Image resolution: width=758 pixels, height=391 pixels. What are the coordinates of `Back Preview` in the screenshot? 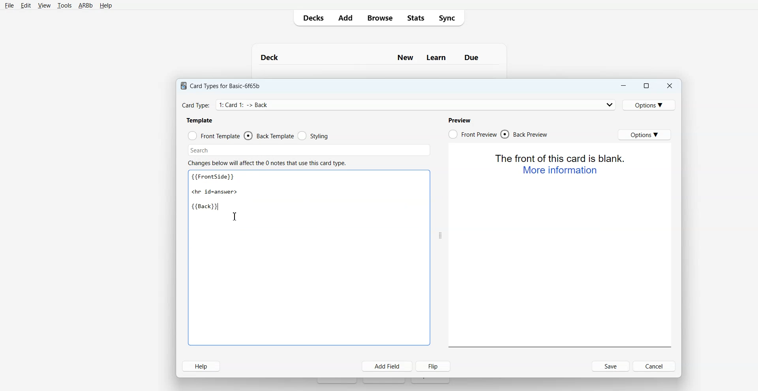 It's located at (525, 134).